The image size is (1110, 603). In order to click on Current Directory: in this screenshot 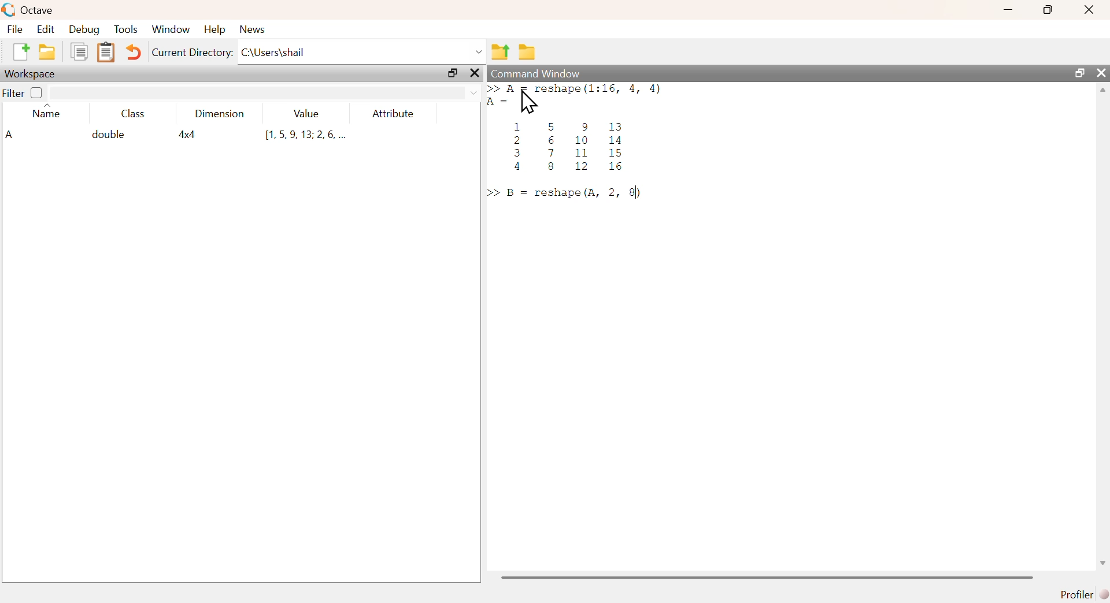, I will do `click(190, 53)`.